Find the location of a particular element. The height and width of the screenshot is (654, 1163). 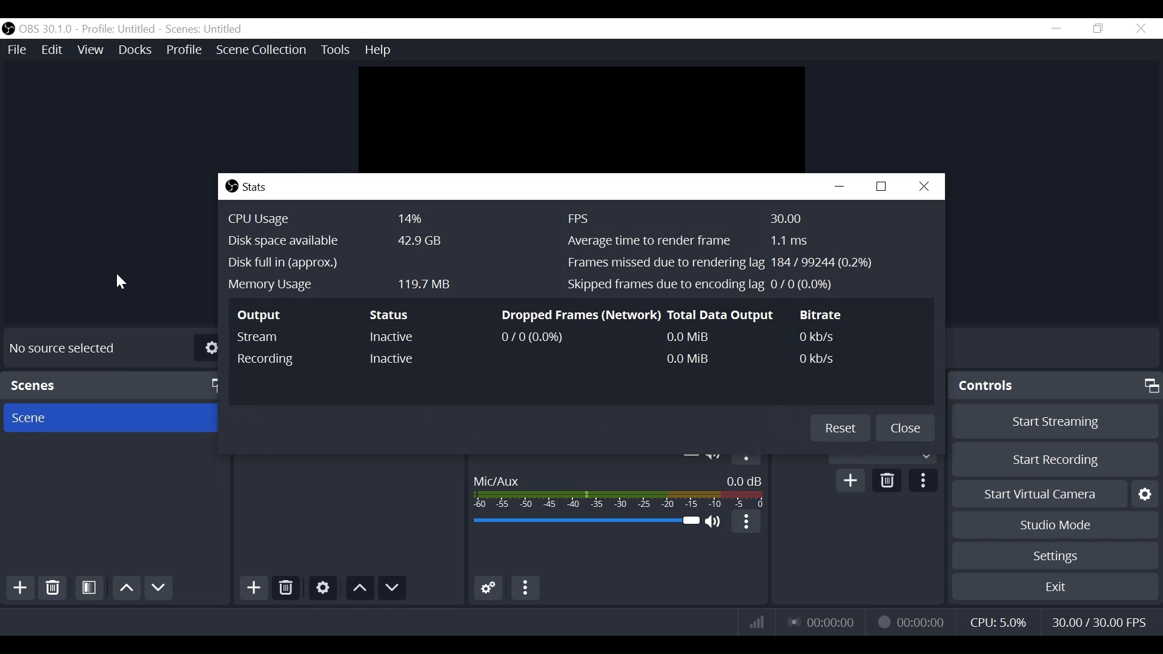

Profile is located at coordinates (186, 50).